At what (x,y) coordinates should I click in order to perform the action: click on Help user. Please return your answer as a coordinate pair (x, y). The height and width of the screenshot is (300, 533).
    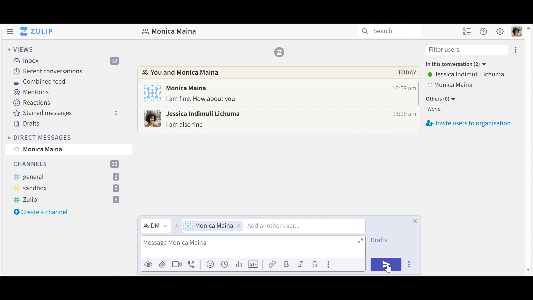
    Looking at the image, I should click on (484, 31).